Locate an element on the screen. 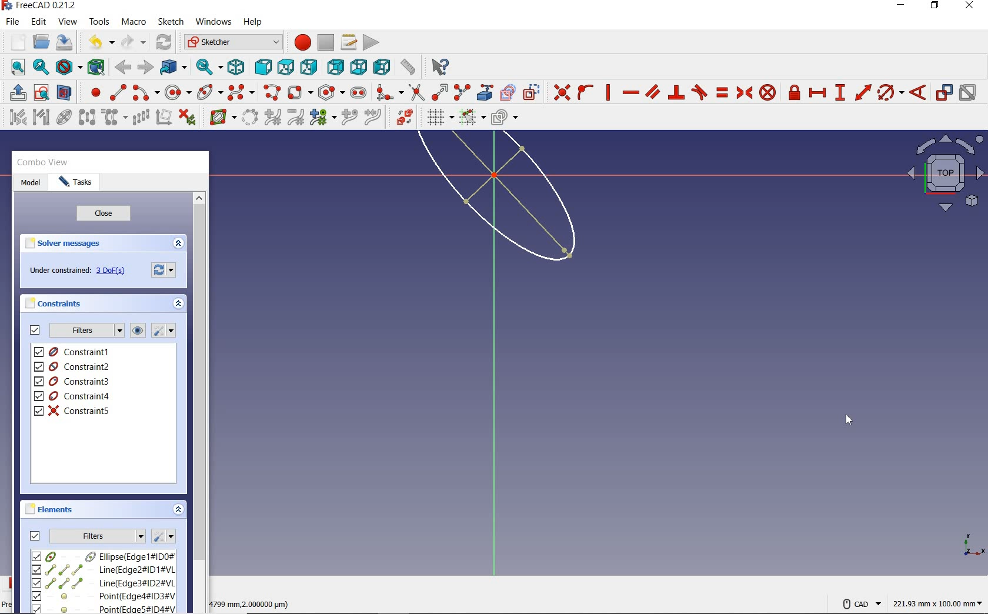  select associated geometry is located at coordinates (41, 118).